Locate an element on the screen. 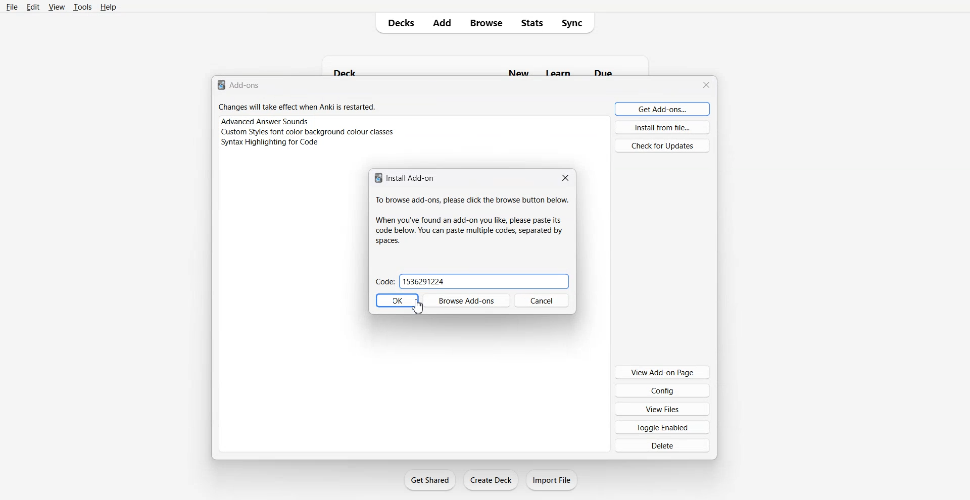 Image resolution: width=970 pixels, height=500 pixels. Get Shared is located at coordinates (430, 480).